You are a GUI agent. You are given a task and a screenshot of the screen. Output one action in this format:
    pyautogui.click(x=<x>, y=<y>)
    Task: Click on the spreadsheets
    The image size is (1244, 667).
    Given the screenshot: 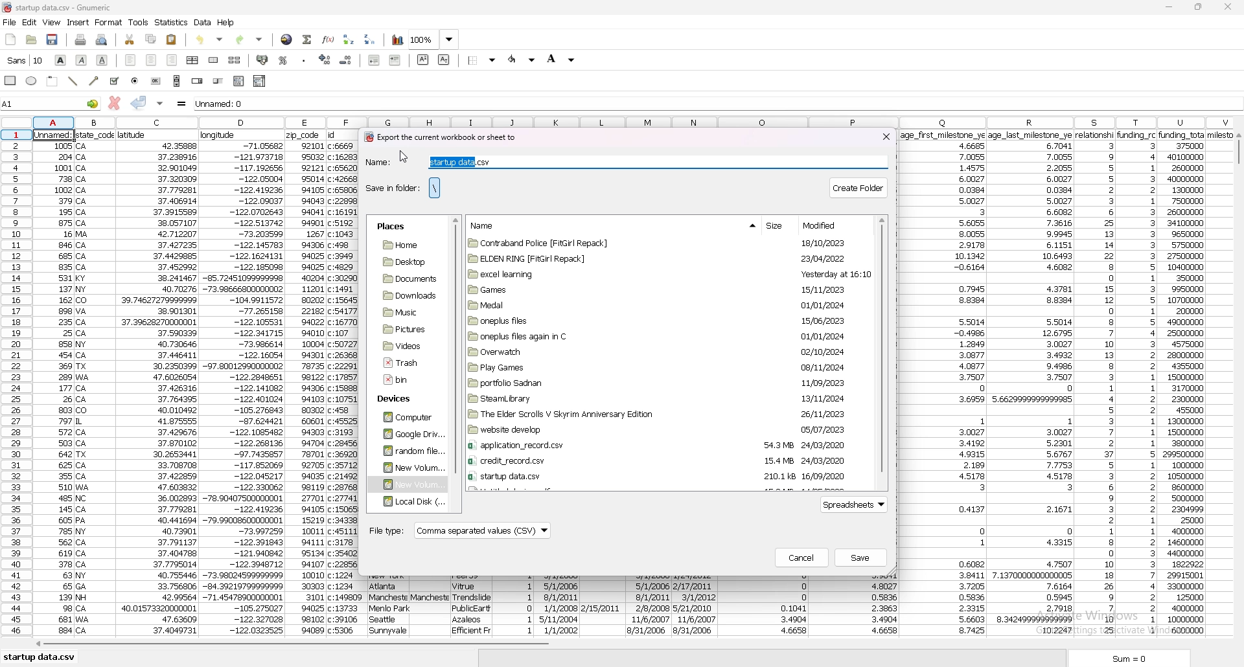 What is the action you would take?
    pyautogui.click(x=856, y=505)
    